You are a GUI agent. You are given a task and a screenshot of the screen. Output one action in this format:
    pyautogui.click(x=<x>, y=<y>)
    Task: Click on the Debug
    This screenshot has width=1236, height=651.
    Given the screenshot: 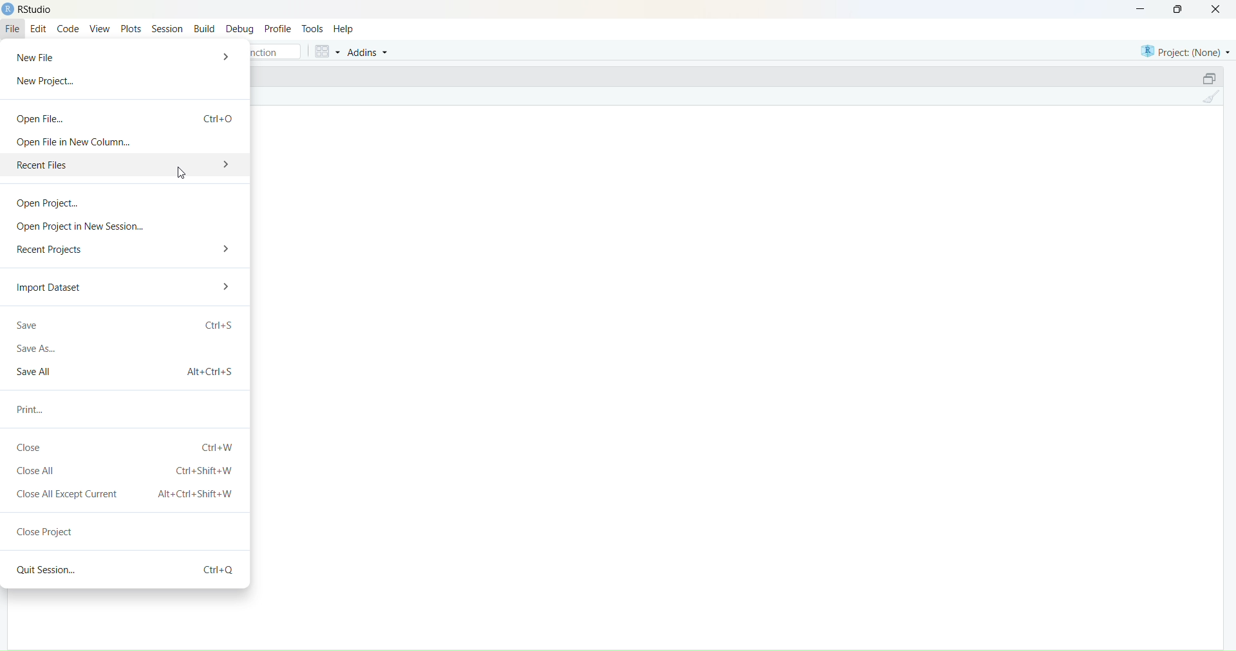 What is the action you would take?
    pyautogui.click(x=240, y=30)
    